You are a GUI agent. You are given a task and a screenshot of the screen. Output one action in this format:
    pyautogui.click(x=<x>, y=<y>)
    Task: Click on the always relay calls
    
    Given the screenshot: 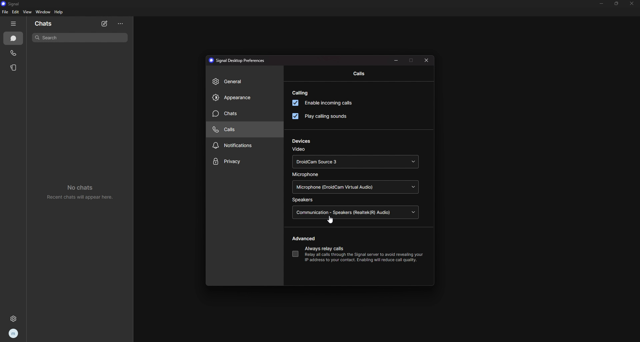 What is the action you would take?
    pyautogui.click(x=295, y=254)
    